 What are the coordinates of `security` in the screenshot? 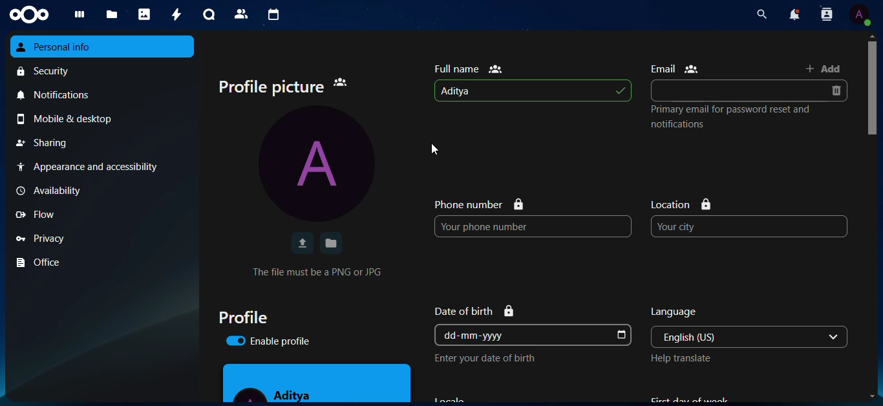 It's located at (104, 70).